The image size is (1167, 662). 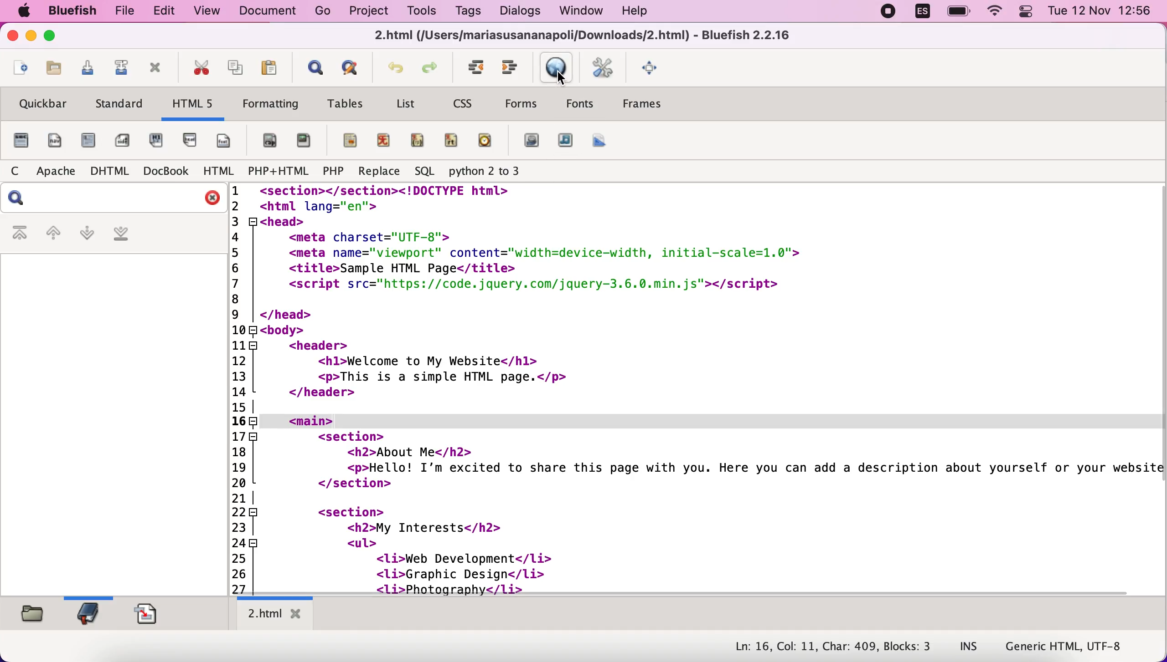 What do you see at coordinates (346, 140) in the screenshot?
I see `horizontal rule` at bounding box center [346, 140].